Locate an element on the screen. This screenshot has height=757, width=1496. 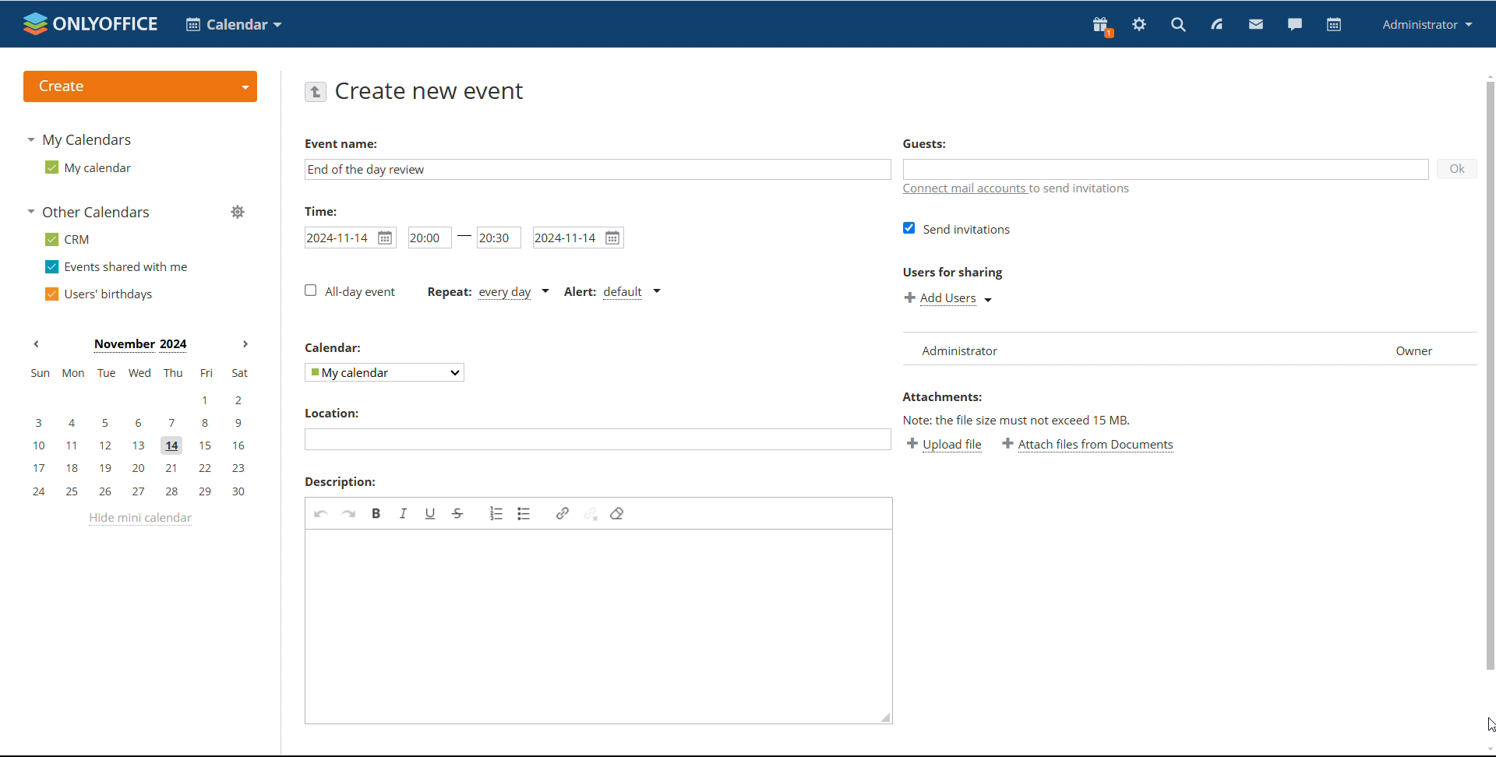
Attachments is located at coordinates (941, 396).